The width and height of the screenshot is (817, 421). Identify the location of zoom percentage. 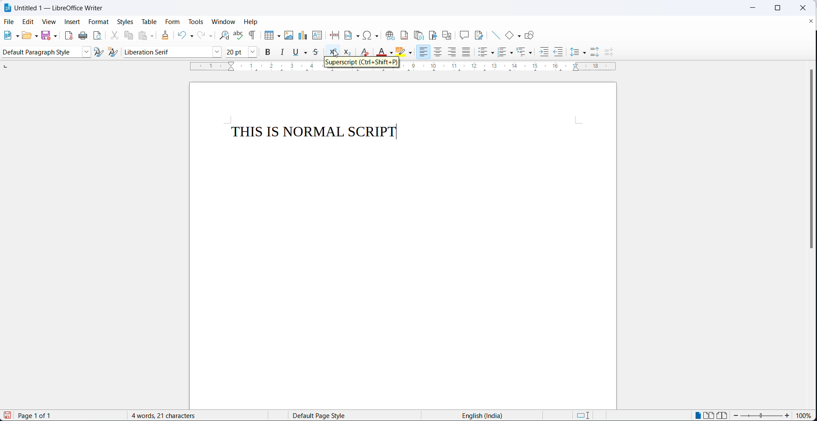
(804, 416).